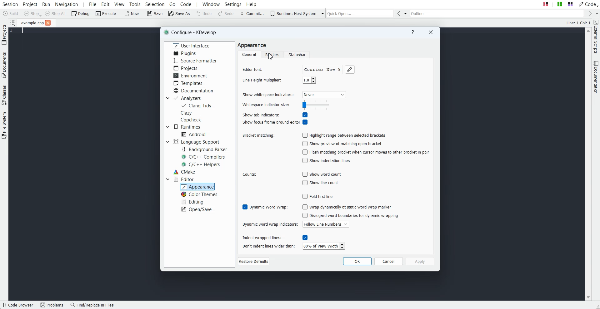  What do you see at coordinates (248, 54) in the screenshot?
I see `General folder selected` at bounding box center [248, 54].